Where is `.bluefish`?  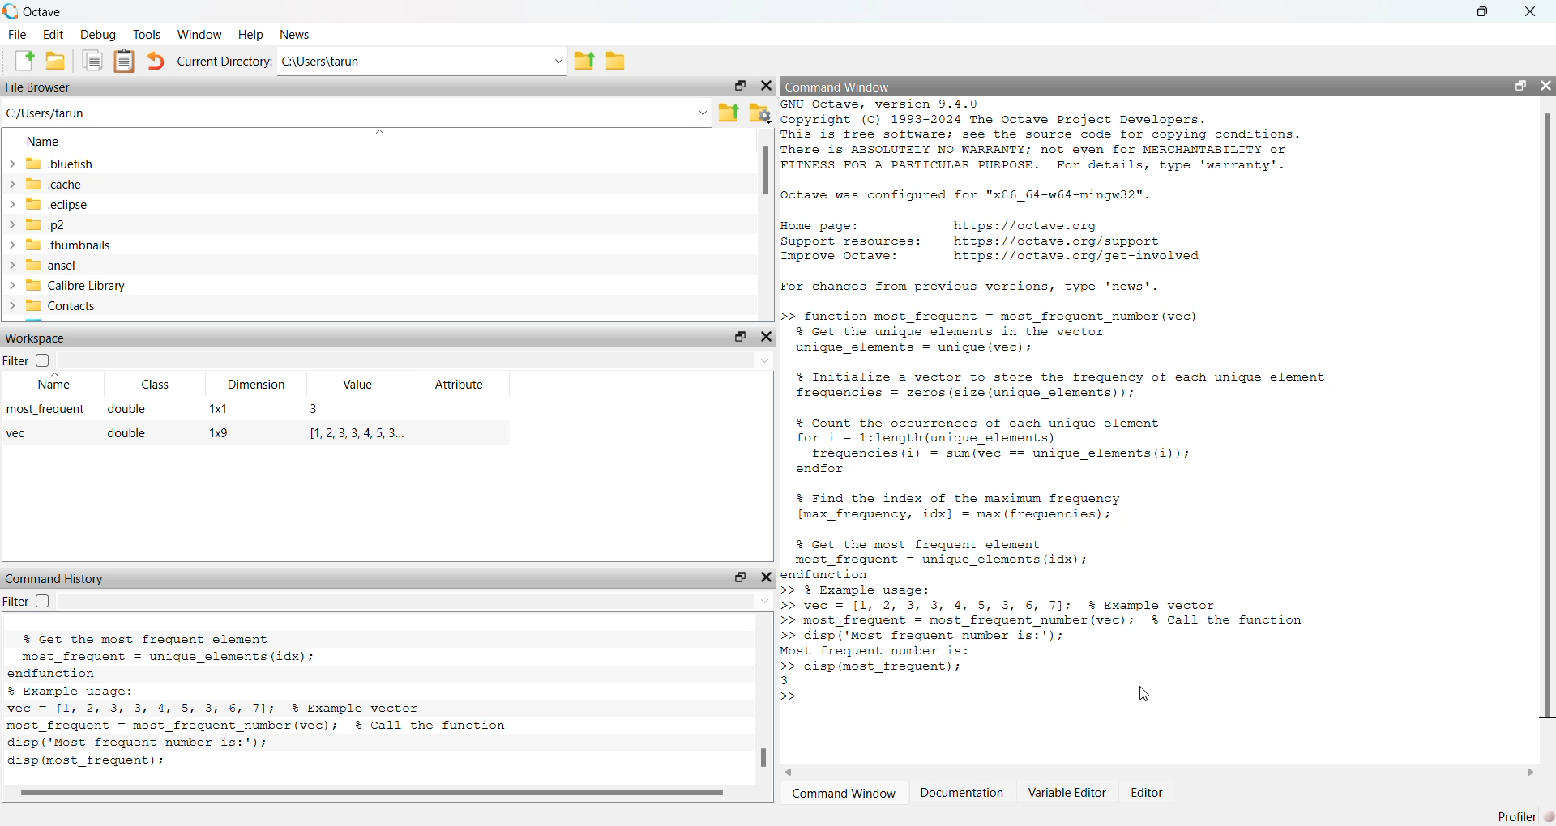
.bluefish is located at coordinates (62, 164).